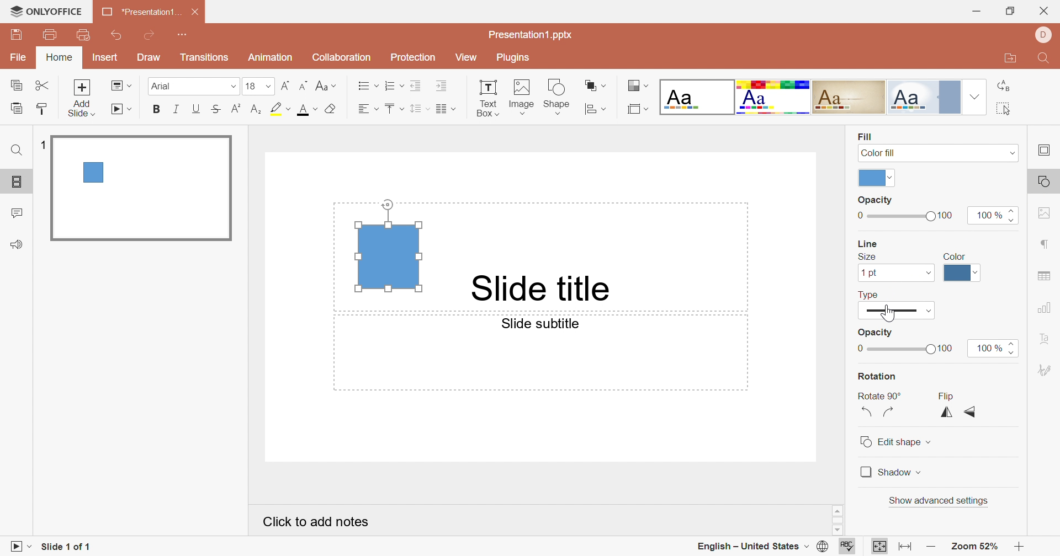 The width and height of the screenshot is (1060, 556). What do you see at coordinates (956, 255) in the screenshot?
I see `Color` at bounding box center [956, 255].